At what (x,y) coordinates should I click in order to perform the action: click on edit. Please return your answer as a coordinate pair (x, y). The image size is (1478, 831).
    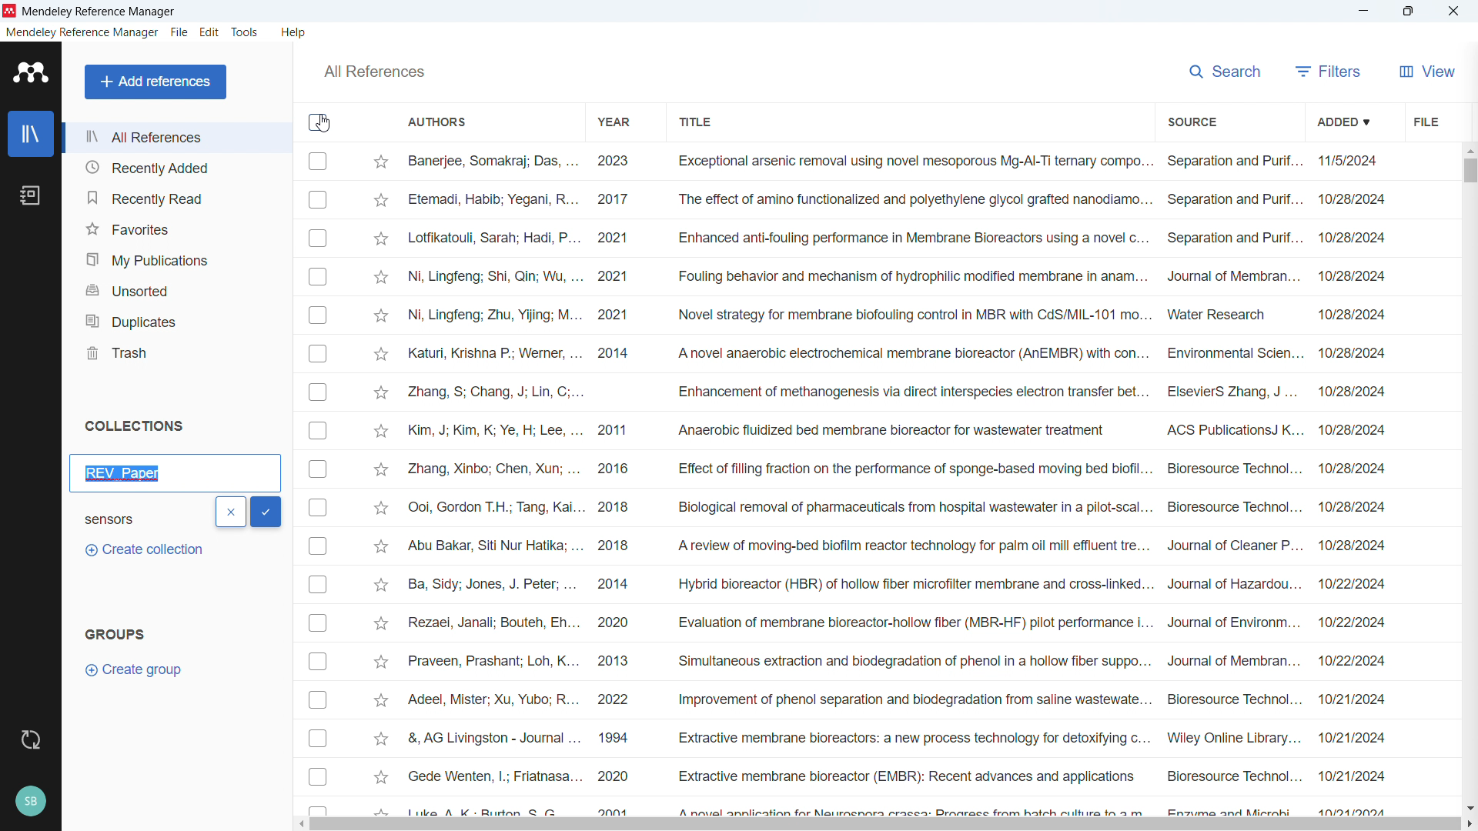
    Looking at the image, I should click on (209, 33).